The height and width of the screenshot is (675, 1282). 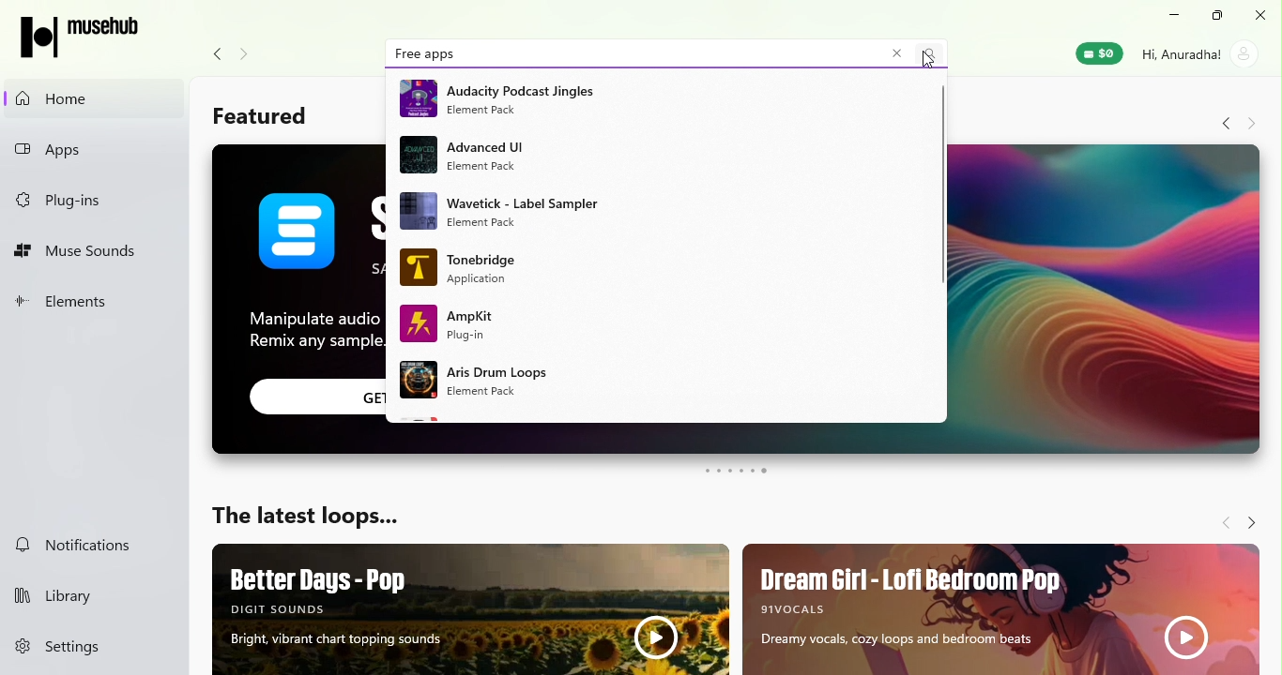 What do you see at coordinates (1175, 15) in the screenshot?
I see `Minimize` at bounding box center [1175, 15].